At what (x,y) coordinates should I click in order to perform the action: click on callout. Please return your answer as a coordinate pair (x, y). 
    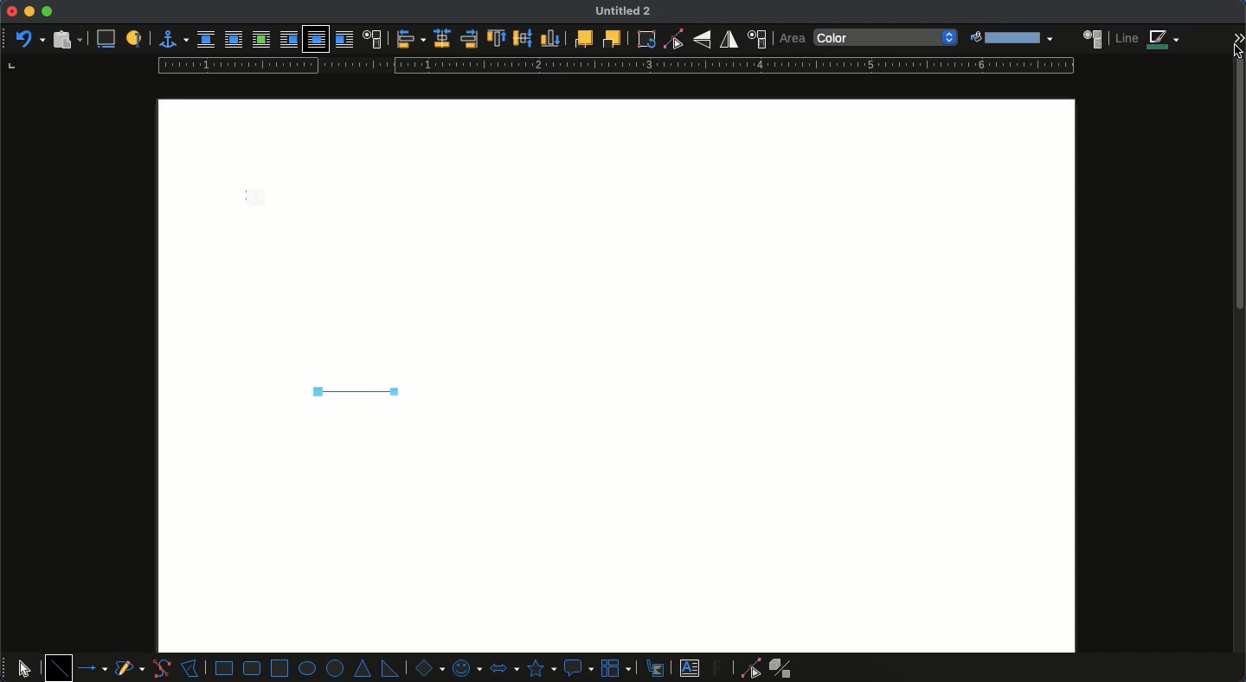
    Looking at the image, I should click on (578, 668).